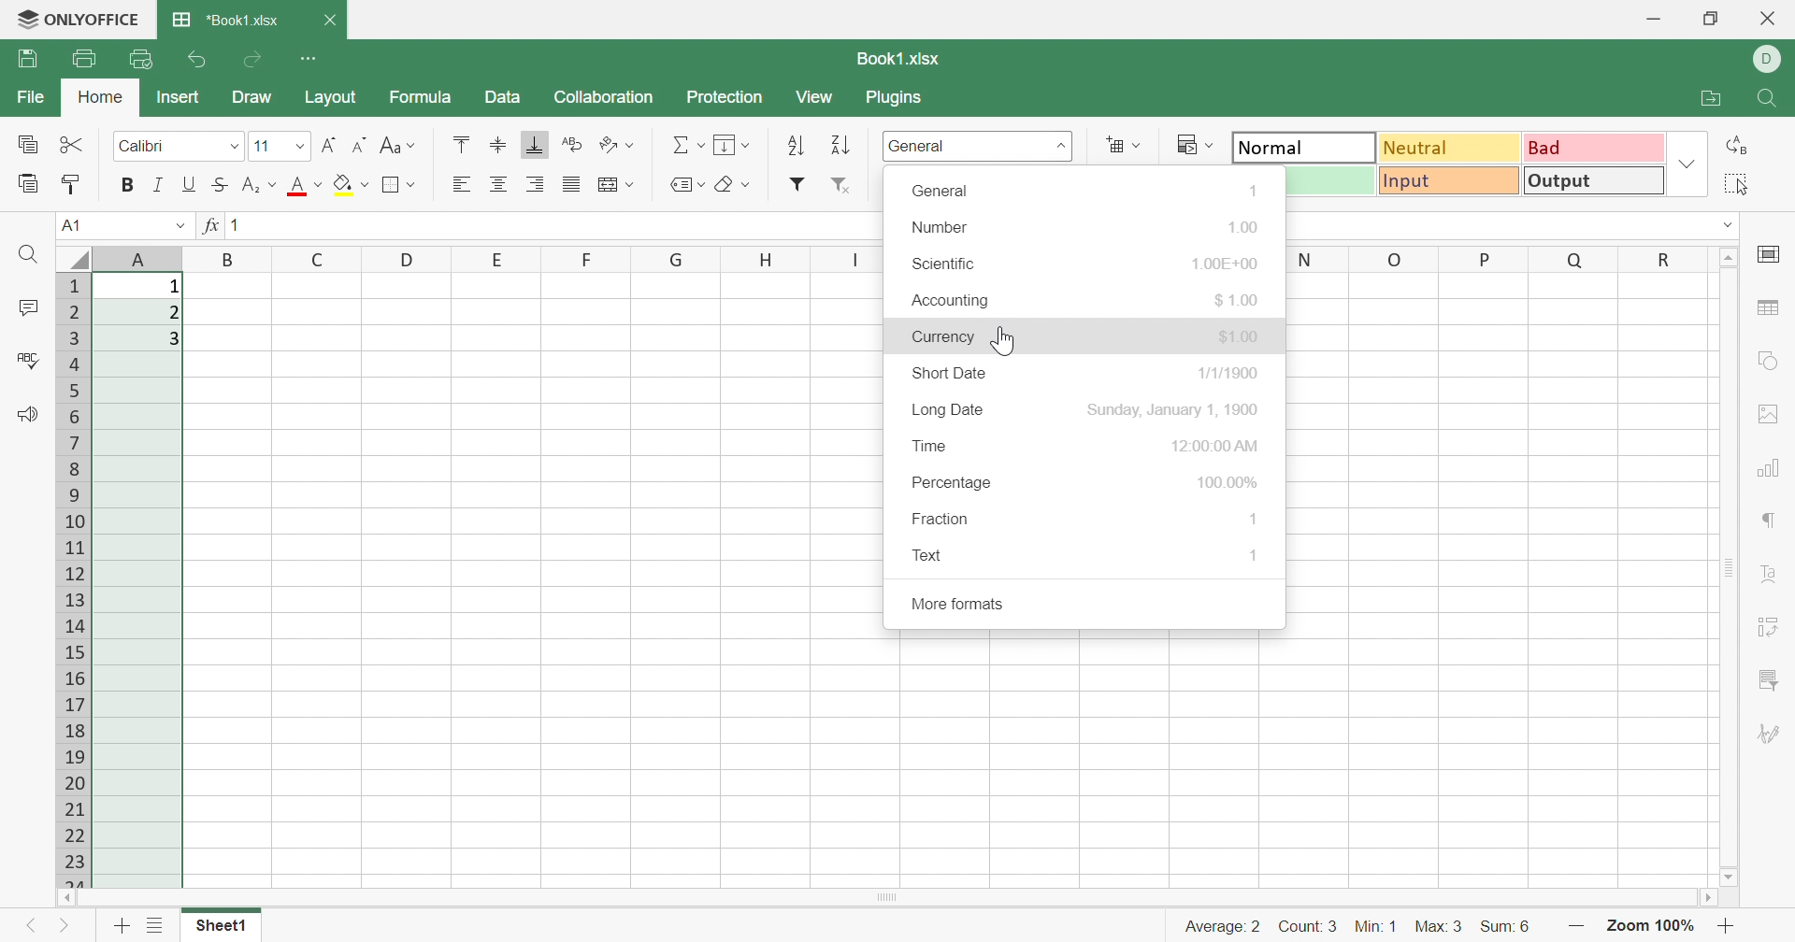  Describe the element at coordinates (225, 18) in the screenshot. I see `*Book1.xlsx` at that location.